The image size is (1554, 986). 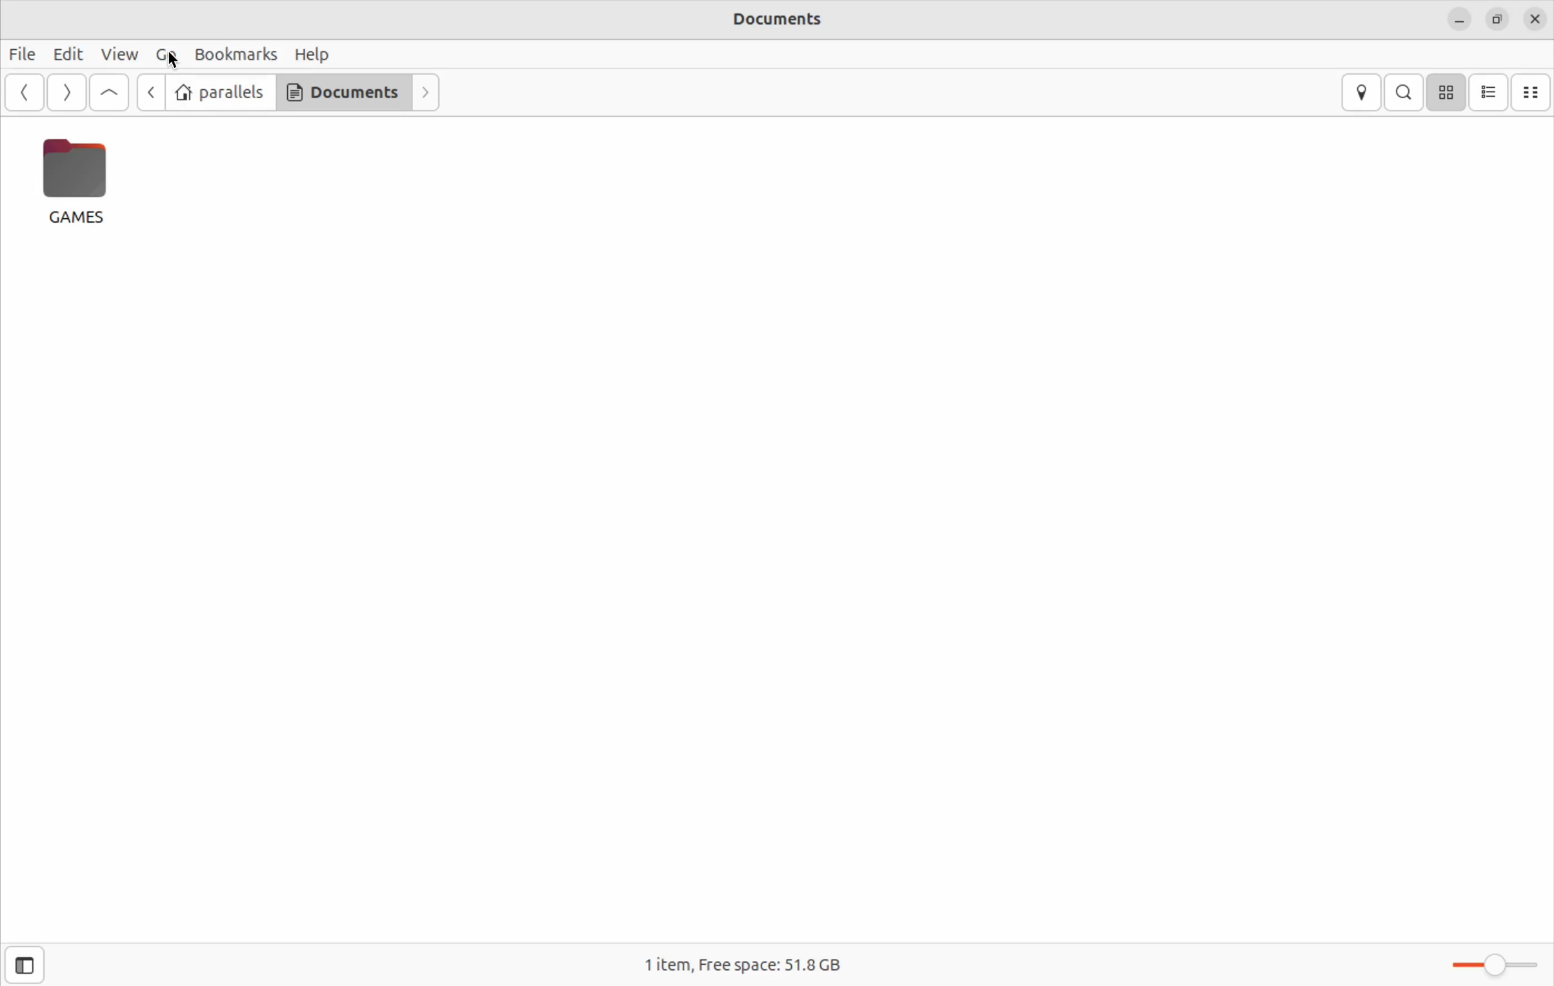 What do you see at coordinates (109, 90) in the screenshot?
I see `Go up` at bounding box center [109, 90].